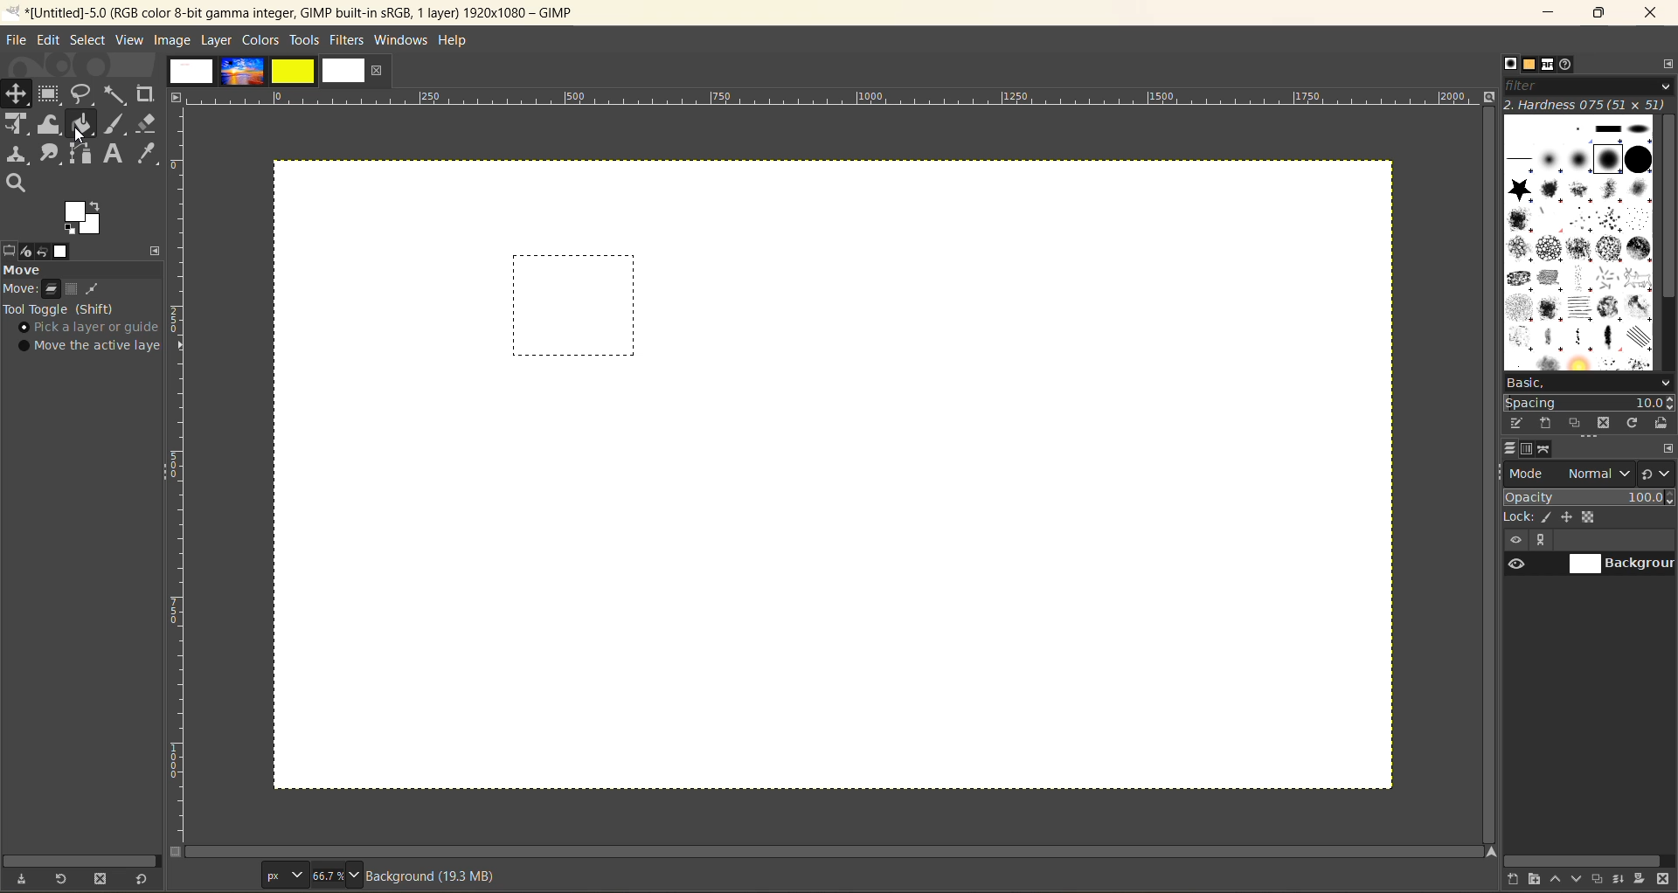 The height and width of the screenshot is (893, 1678). What do you see at coordinates (1602, 877) in the screenshot?
I see `create a duplicate layer` at bounding box center [1602, 877].